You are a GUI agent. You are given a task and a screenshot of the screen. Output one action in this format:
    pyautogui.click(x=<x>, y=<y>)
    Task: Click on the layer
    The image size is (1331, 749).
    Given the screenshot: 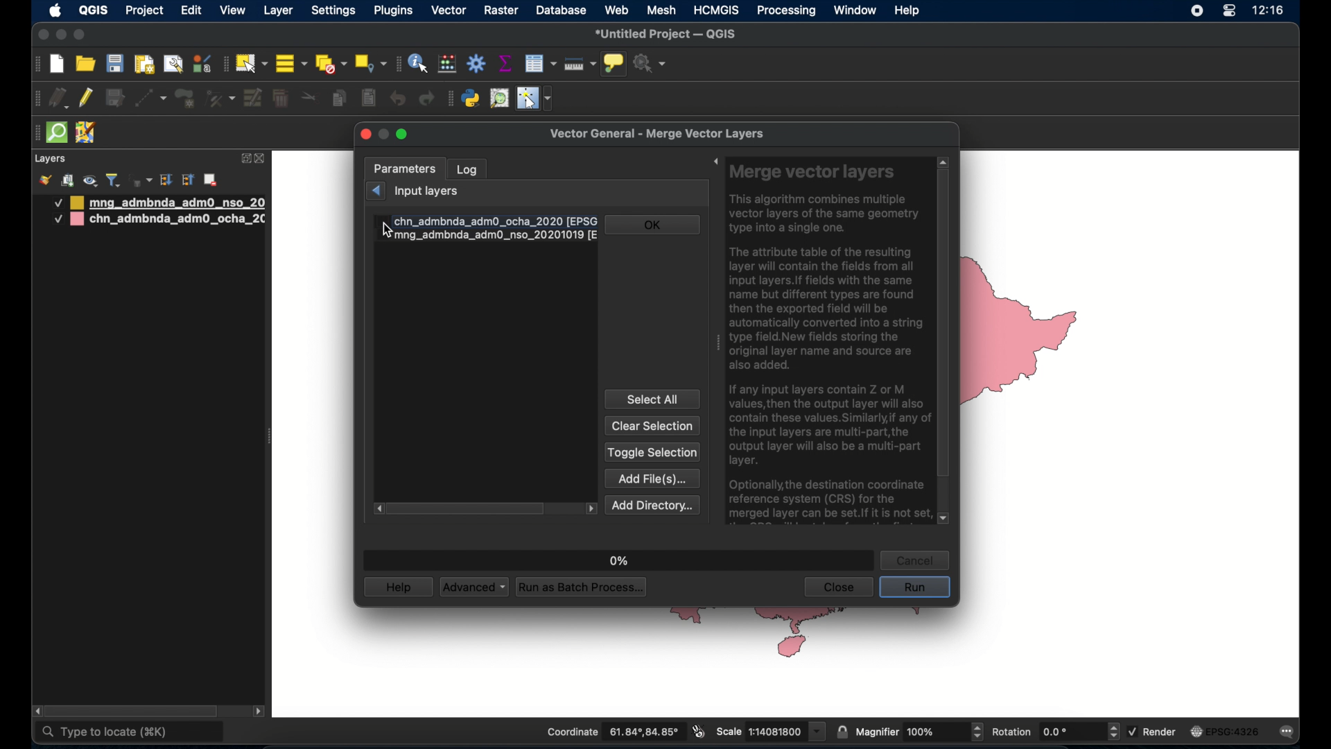 What is the action you would take?
    pyautogui.click(x=280, y=10)
    